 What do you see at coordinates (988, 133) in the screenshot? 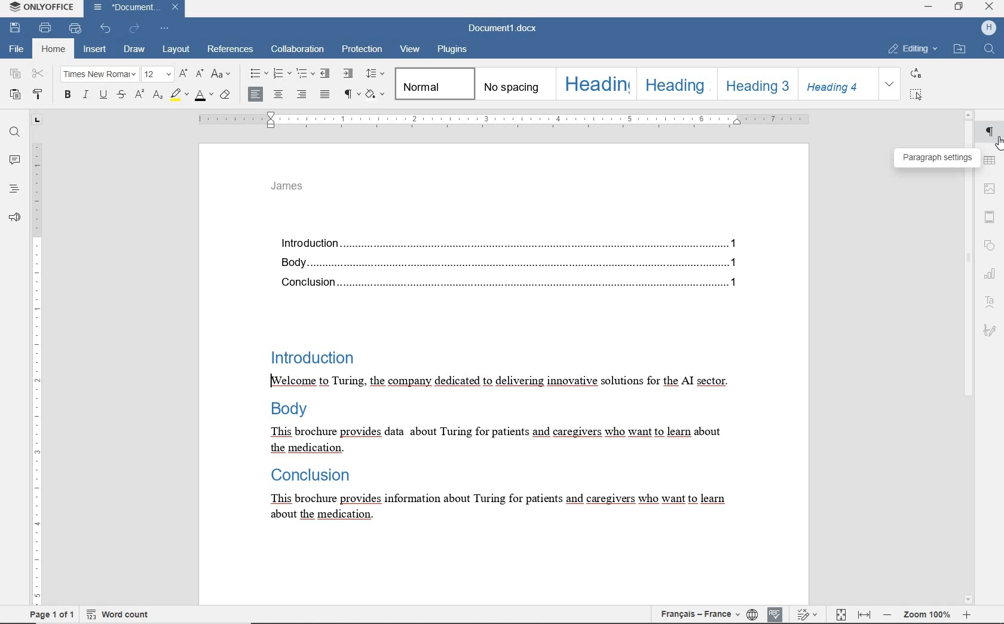
I see `paragraph settings` at bounding box center [988, 133].